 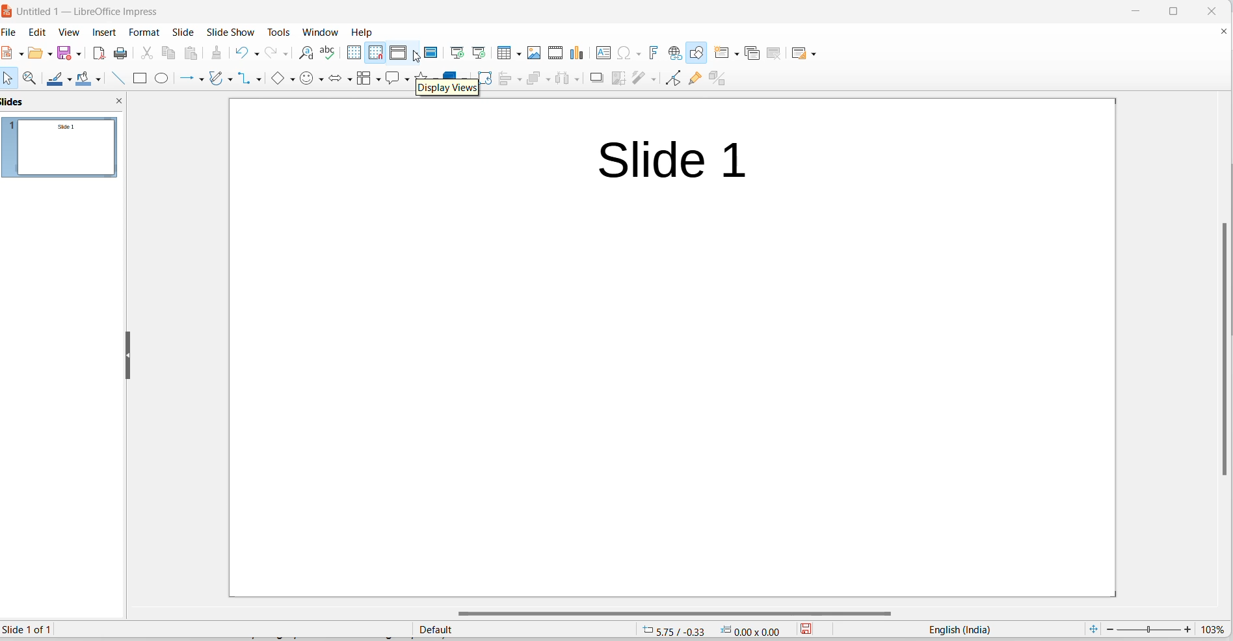 What do you see at coordinates (307, 79) in the screenshot?
I see `symbol shapes` at bounding box center [307, 79].